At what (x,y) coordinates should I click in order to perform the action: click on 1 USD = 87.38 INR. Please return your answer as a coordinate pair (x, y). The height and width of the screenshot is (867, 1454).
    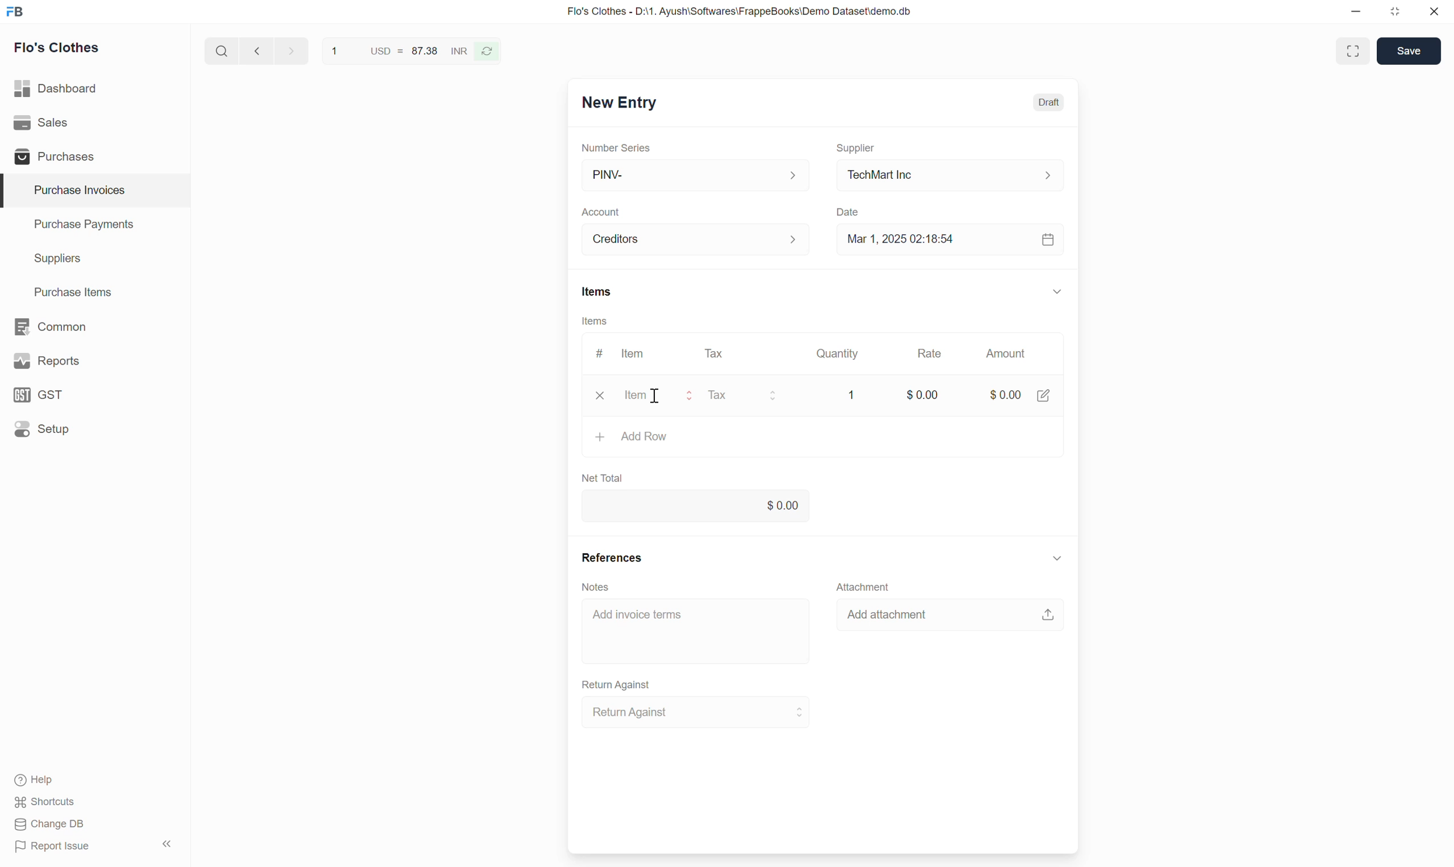
    Looking at the image, I should click on (398, 50).